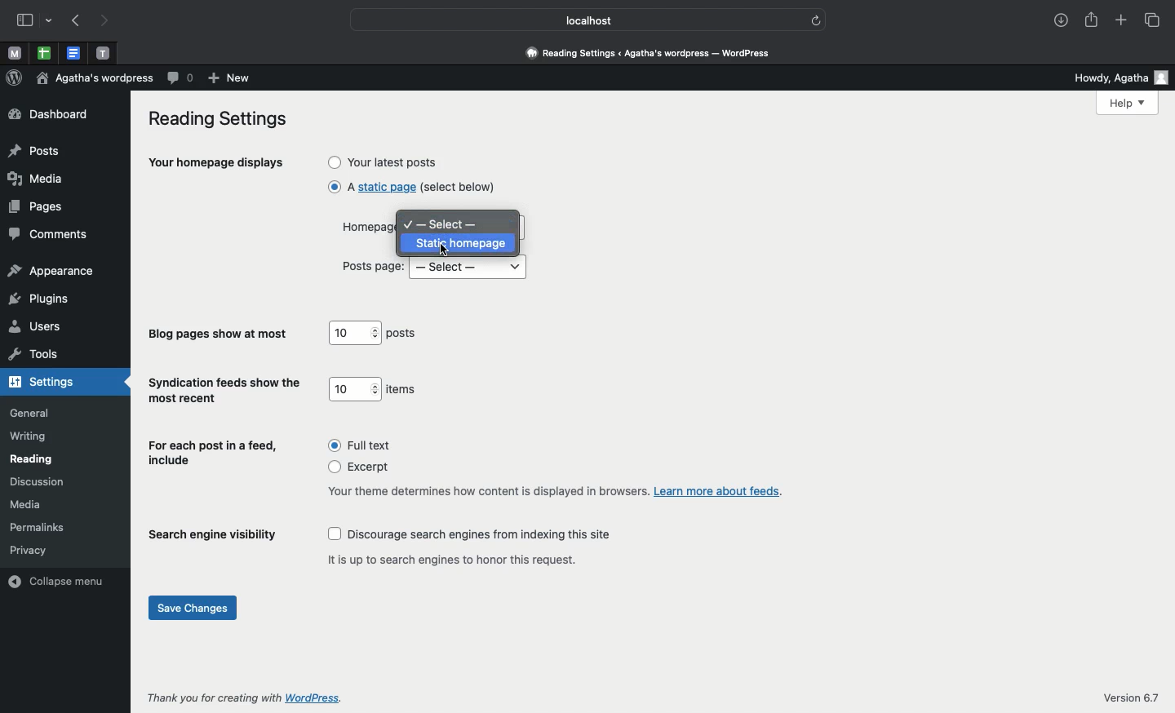 This screenshot has height=713, width=1175. Describe the element at coordinates (366, 445) in the screenshot. I see `Full text` at that location.